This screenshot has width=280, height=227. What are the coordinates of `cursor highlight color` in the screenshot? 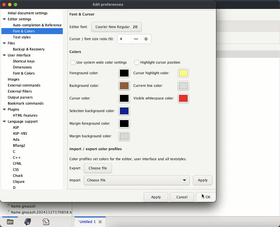 It's located at (162, 73).